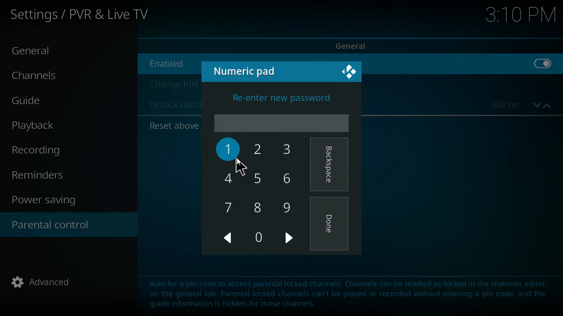 This screenshot has width=563, height=316. What do you see at coordinates (283, 96) in the screenshot?
I see `enter new password` at bounding box center [283, 96].